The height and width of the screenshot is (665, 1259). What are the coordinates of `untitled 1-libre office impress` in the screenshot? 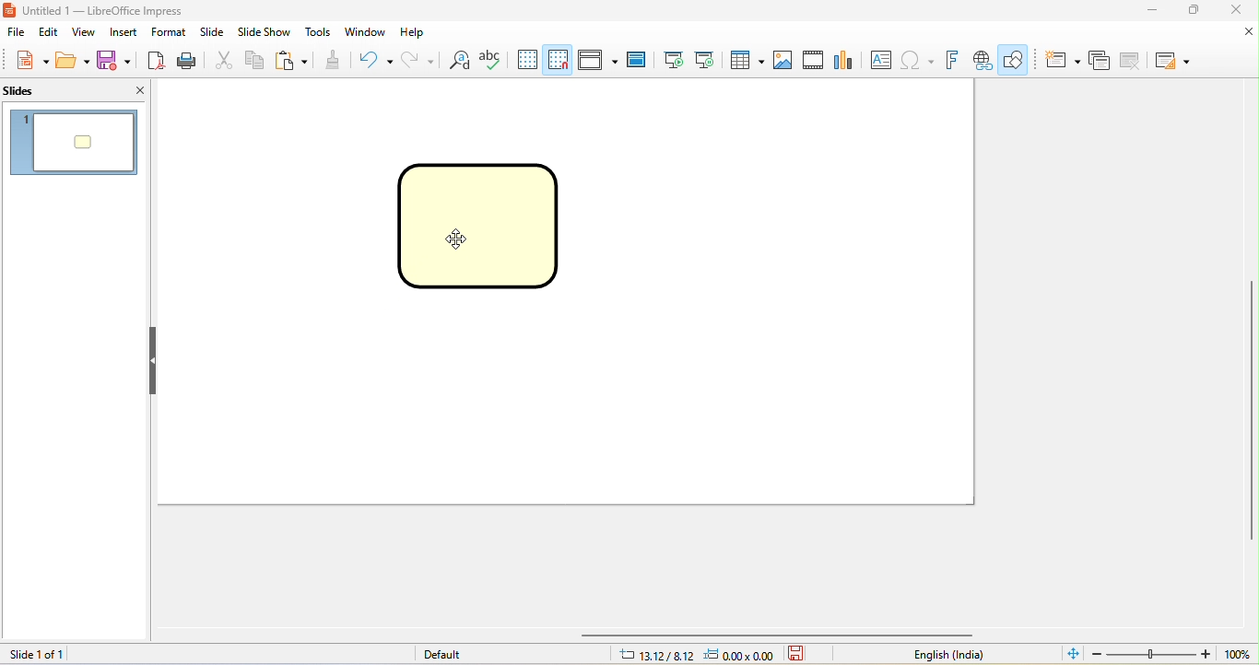 It's located at (126, 10).